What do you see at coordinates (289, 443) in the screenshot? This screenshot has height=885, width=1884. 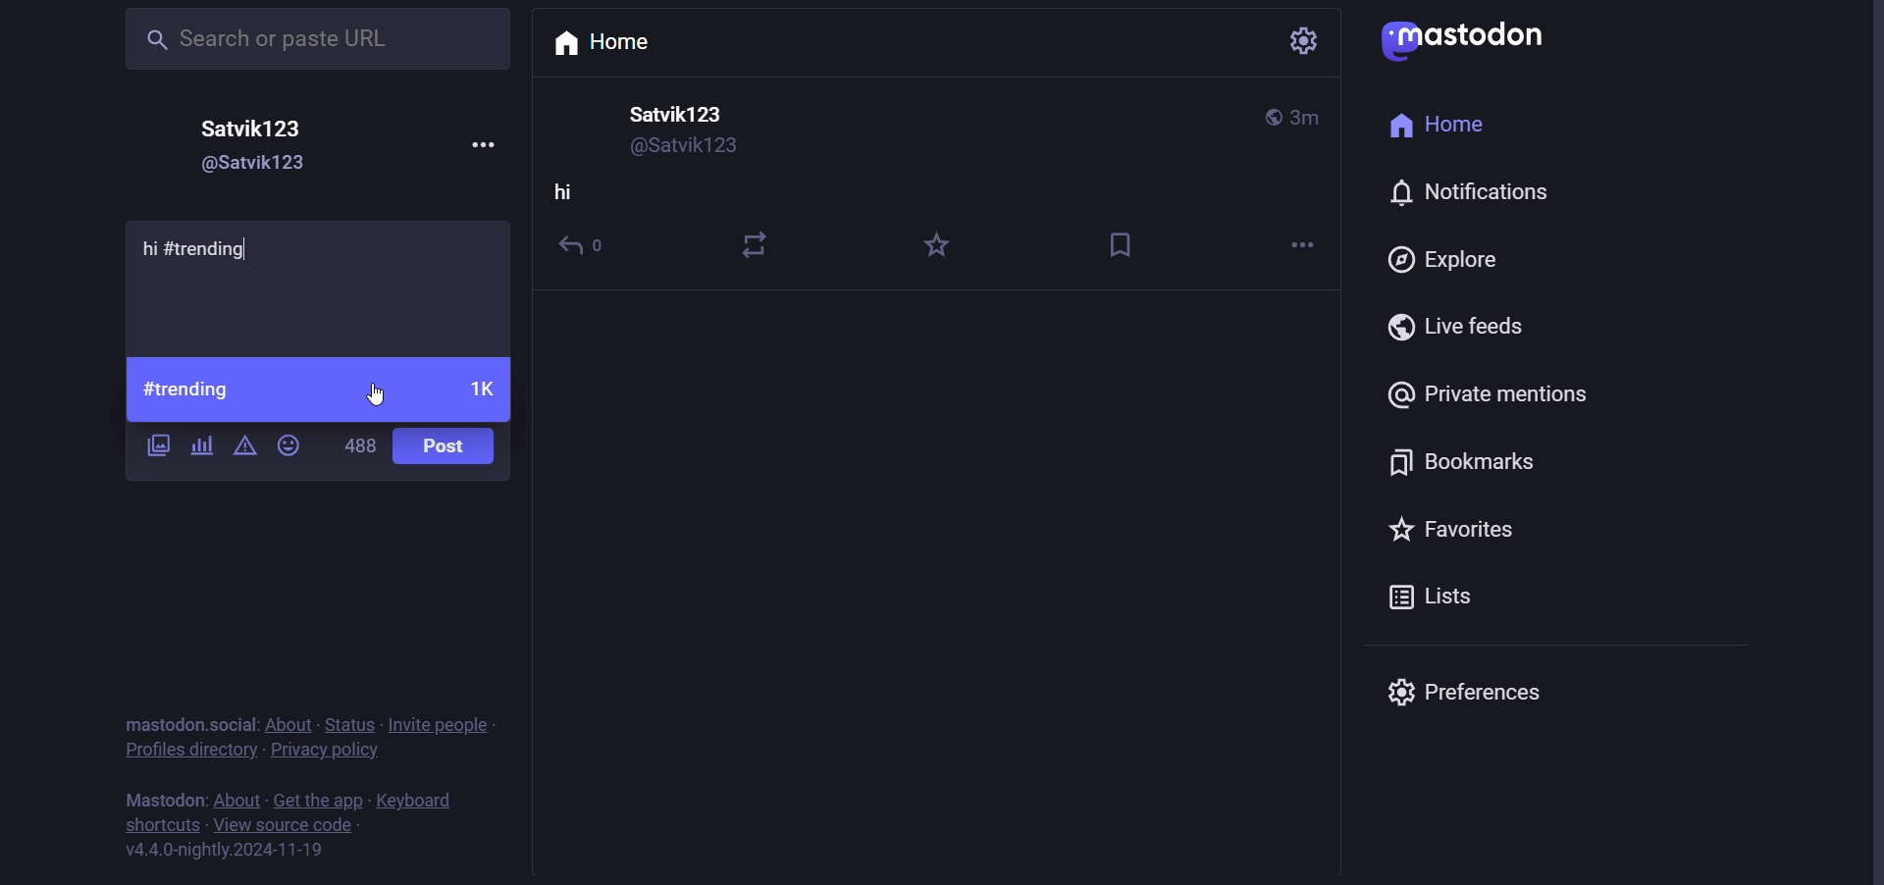 I see `emoji` at bounding box center [289, 443].